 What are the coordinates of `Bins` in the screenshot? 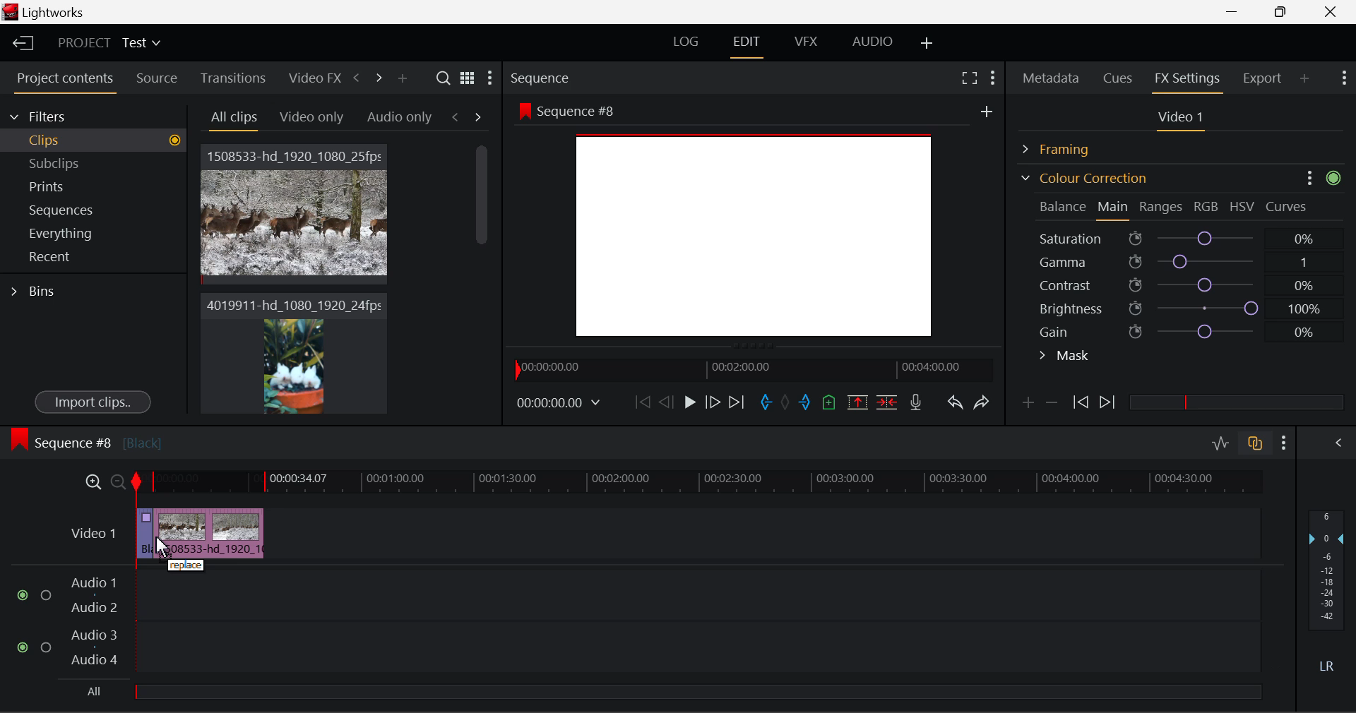 It's located at (37, 289).